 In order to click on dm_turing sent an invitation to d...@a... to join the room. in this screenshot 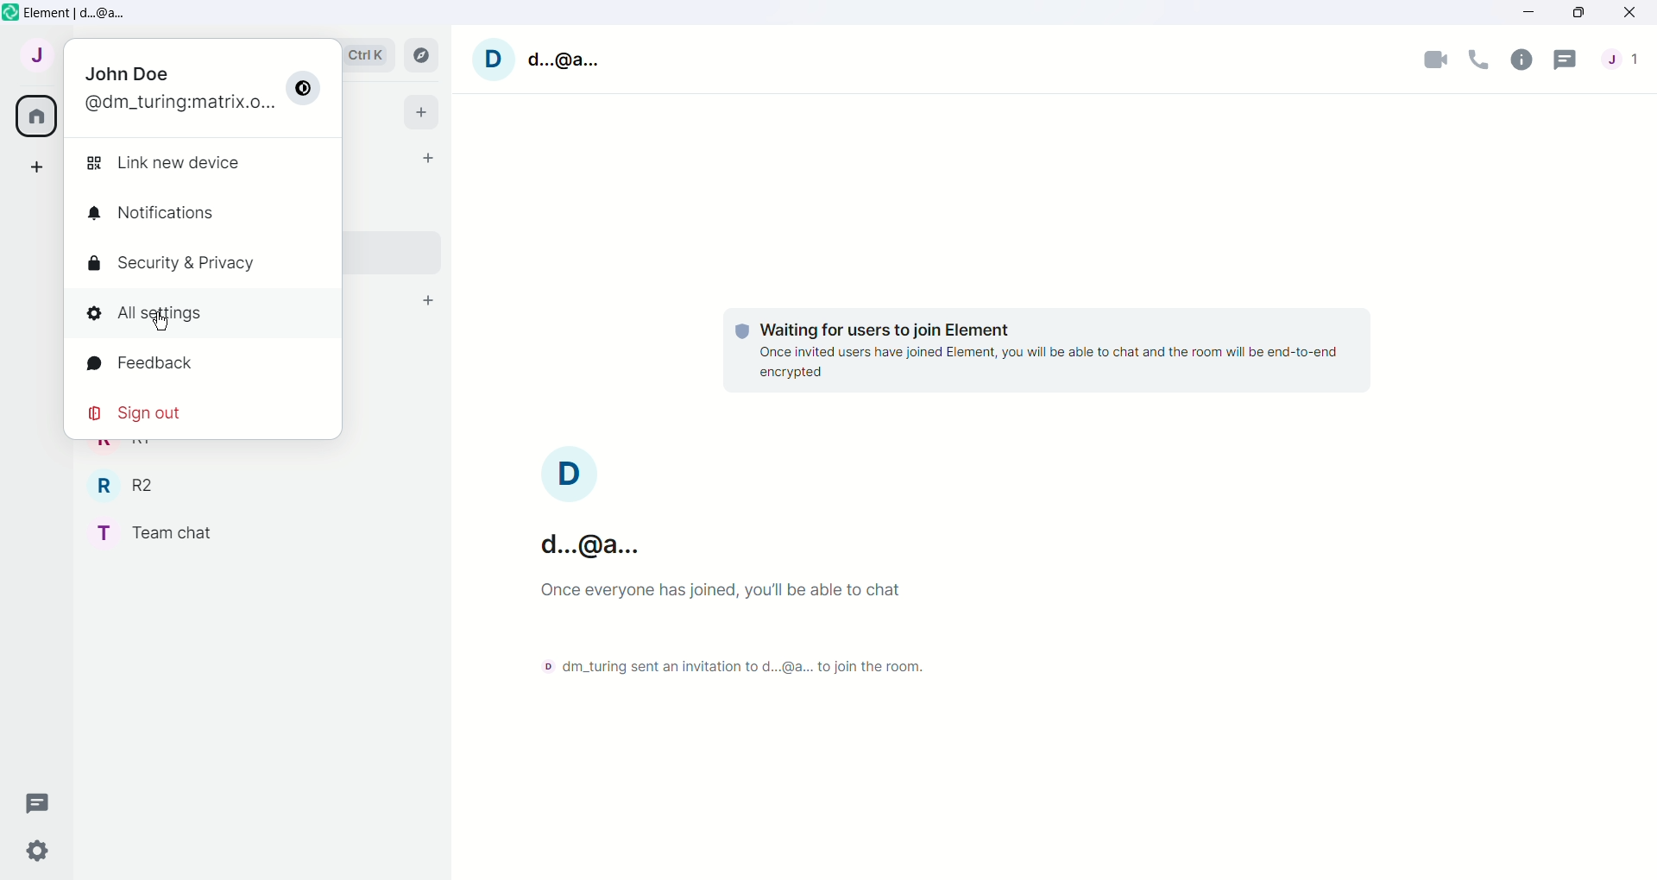, I will do `click(731, 667)`.